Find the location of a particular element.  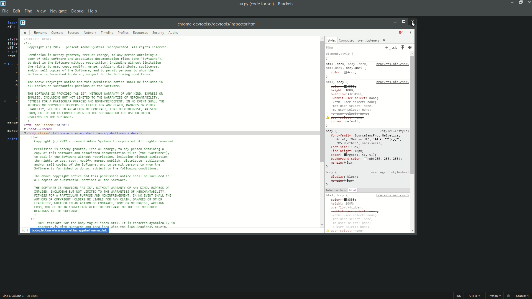

<t--
Copyright (c) 2012 - present Adobe Systems Incorporated. ALL rights reserved.
Permission is hereby granted, free of charge, to any person obtaining a
copy of this software and associated documentation files (the "Software"),
to deal in the Software without restriction, including without limitation
the rights to use, copy, modify, merge, publish, distribute, sublicense,
and/or sell copies of the Software, and to permit persons to whom the
Software is furnished to do so, subject to the following conditions:
The above copyright notice and this permission notice shall be included in
all copies or substantial portions of the Software.
THE SOFTWARE IS PROVIDED "AS IS", WITHOUT WARRANTY OF ANY KIND, EXPRESS OR
IHPLIED, INCLUDING BUT NOT LIMITED TO THE WARRANTIES OF MERCHANTABILITY,
FITNESS FOR A PARTICULAR PURPOSE AND NONINFRINGEMENT. IN NO EVENT SHALL THE
AUTHORS OR COPYRIGHT HOLDERS BE LIABLE FOR ANY CLAIM, DAMAGES OR OTHER
LIABILITY, WHETHER IN AN ACTION OF CONTRACT, TORT OR OTHERWISE, ARISING
FROM, OUT OF OR IN CONNECTION WITH THE SOFTWARE OR THE USE OR OTHER
DEALINGS IN THE SOFTWARE.
>
<html spellcheck="false">
> chead>..</head>
¥ <body class="platforn-win in-appshell has-appshell-nenus dark’>
tn
Copyright (c) 2012 - present Adobe Systems Incorporated. ALL rights reserved.
Permission is hereby granted, free of charge, to any person obtaining a
copy of this software and associated documentation files (the "Software",
to deal in the Software without restriction, including without limitation
the rights to use, copy, modify, merge, publish, distribute, sublicense,
and/or sell copies of the Software, and to permit persons to whom the
Software is furnished to do so, subject to the following conditions:
The above copyright notice and this permission notice shall be included in
all copies or substantial portions of the Software.
THE SOFTWARE IS PROVIDED "AS IS", WITHOUT WARRANTY OF ANY KIND, EXPRESS OR
IHPLIED, INCLUDING BUT NOT LIMITED TO THE WARRANTIES OF MERCHANTABILITY,
FITNESS FOR A PARTICULAR PURPOSE AND NONINFRINGEMENT. IN NO EVENT SHALL THE
AUTHORS OR COPYRIGHT HOLDERS BE LIABLE FOR ANY CLAIM, DAMAGES OR OTHER
LIABILITY, WHETHER IN AN ACTION OF CONTRACT, TORT OR OTHERWISE, ARISING
FROM, OUT OF OR IN CONNECTION WITH THE SOFTWARE OR THE USE OR OTHER
DEALINGS IN THE SOFTWARE.
>
a--
HTML template for the body tag of index.html. It is rendered dynamically in is located at coordinates (104, 133).